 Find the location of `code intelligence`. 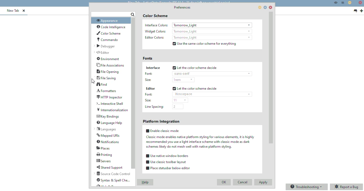

code intelligence is located at coordinates (110, 27).